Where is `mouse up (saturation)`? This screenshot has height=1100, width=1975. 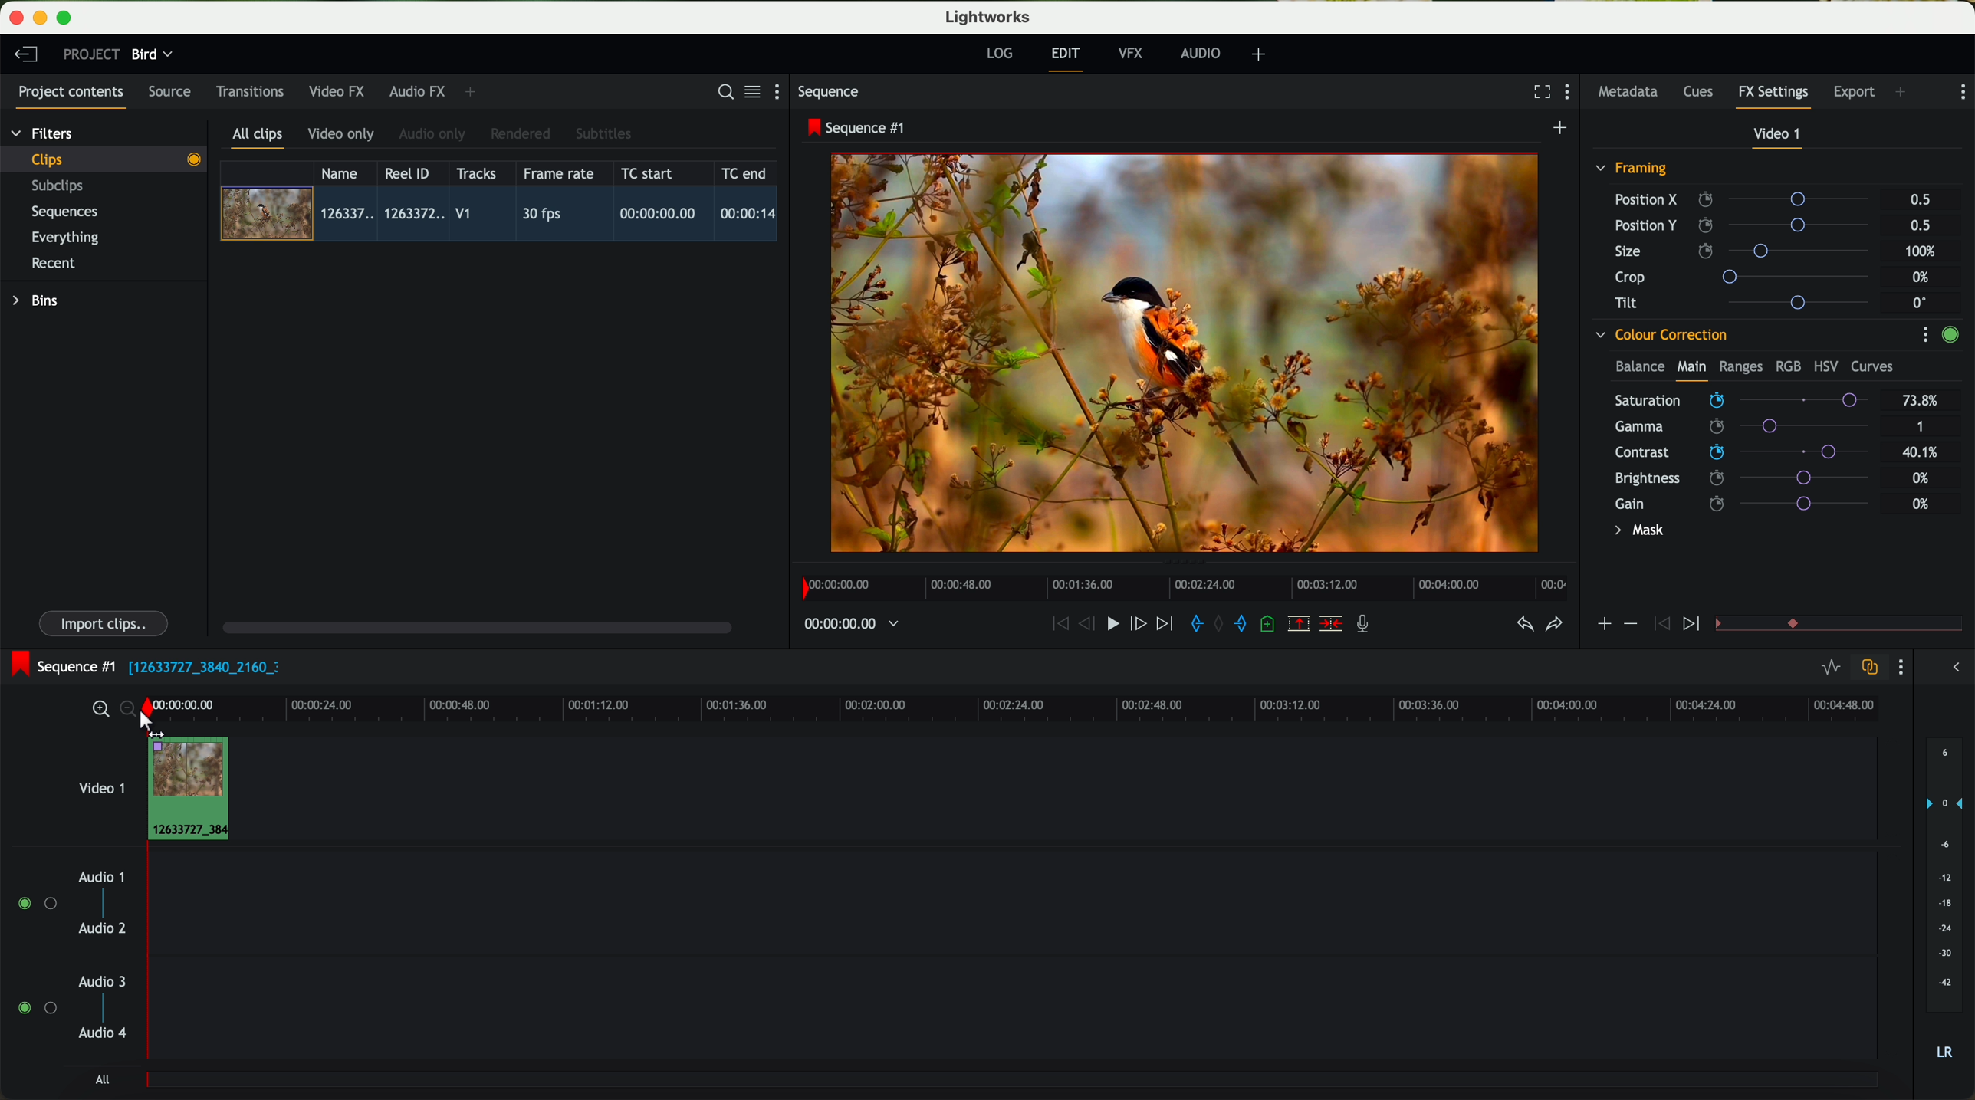
mouse up (saturation) is located at coordinates (1740, 397).